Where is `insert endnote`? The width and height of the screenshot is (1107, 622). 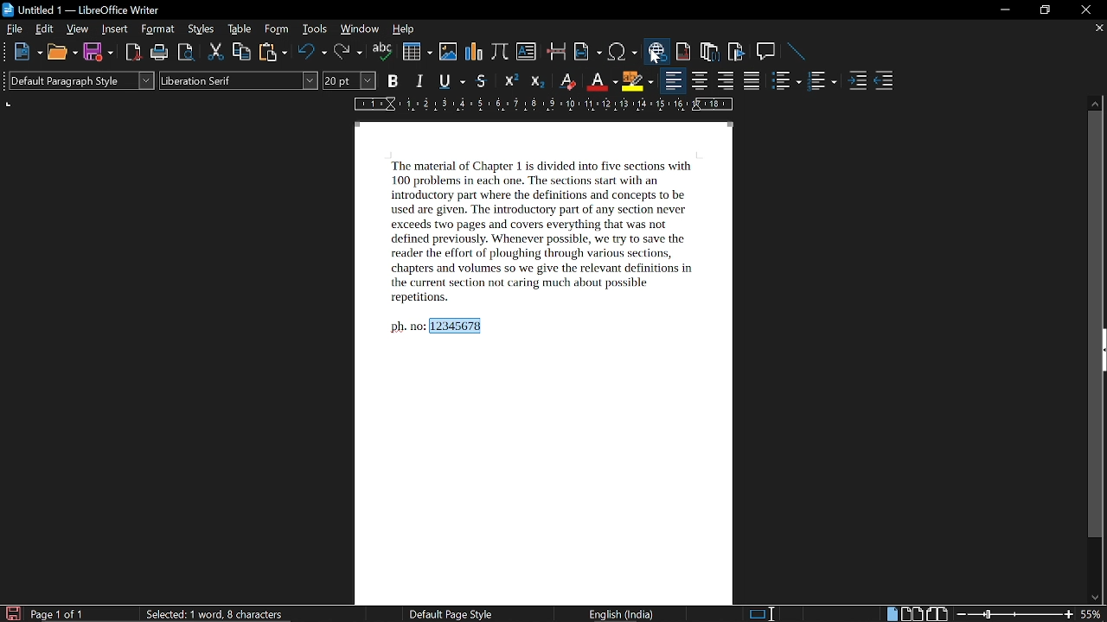 insert endnote is located at coordinates (711, 51).